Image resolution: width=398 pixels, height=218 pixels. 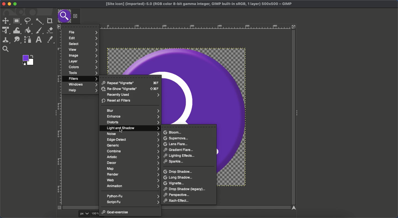 I want to click on Perspective, so click(x=179, y=195).